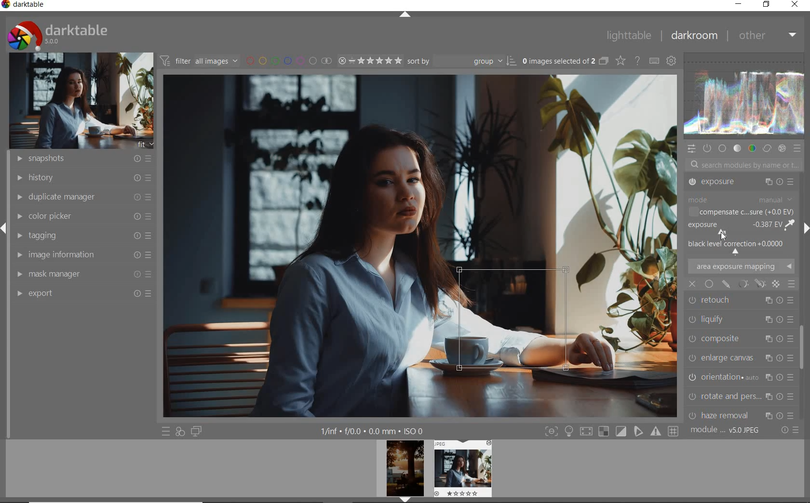  I want to click on DUPLICATE MANAGER, so click(82, 197).